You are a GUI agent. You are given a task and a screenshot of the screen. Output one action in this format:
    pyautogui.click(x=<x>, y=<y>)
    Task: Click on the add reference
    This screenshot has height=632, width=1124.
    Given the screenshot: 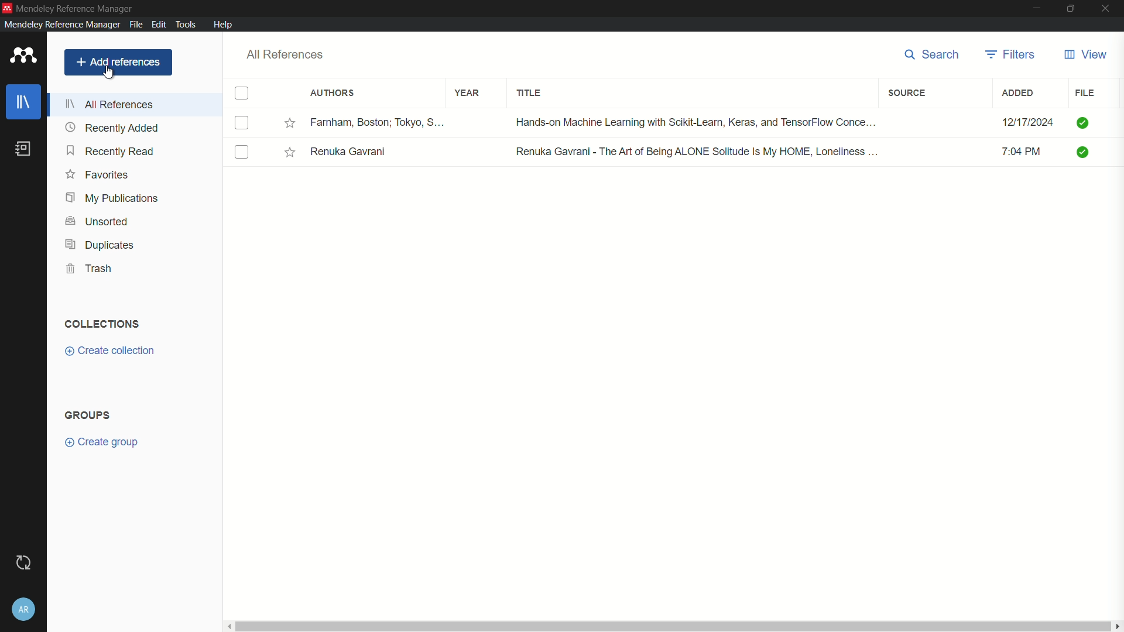 What is the action you would take?
    pyautogui.click(x=118, y=62)
    